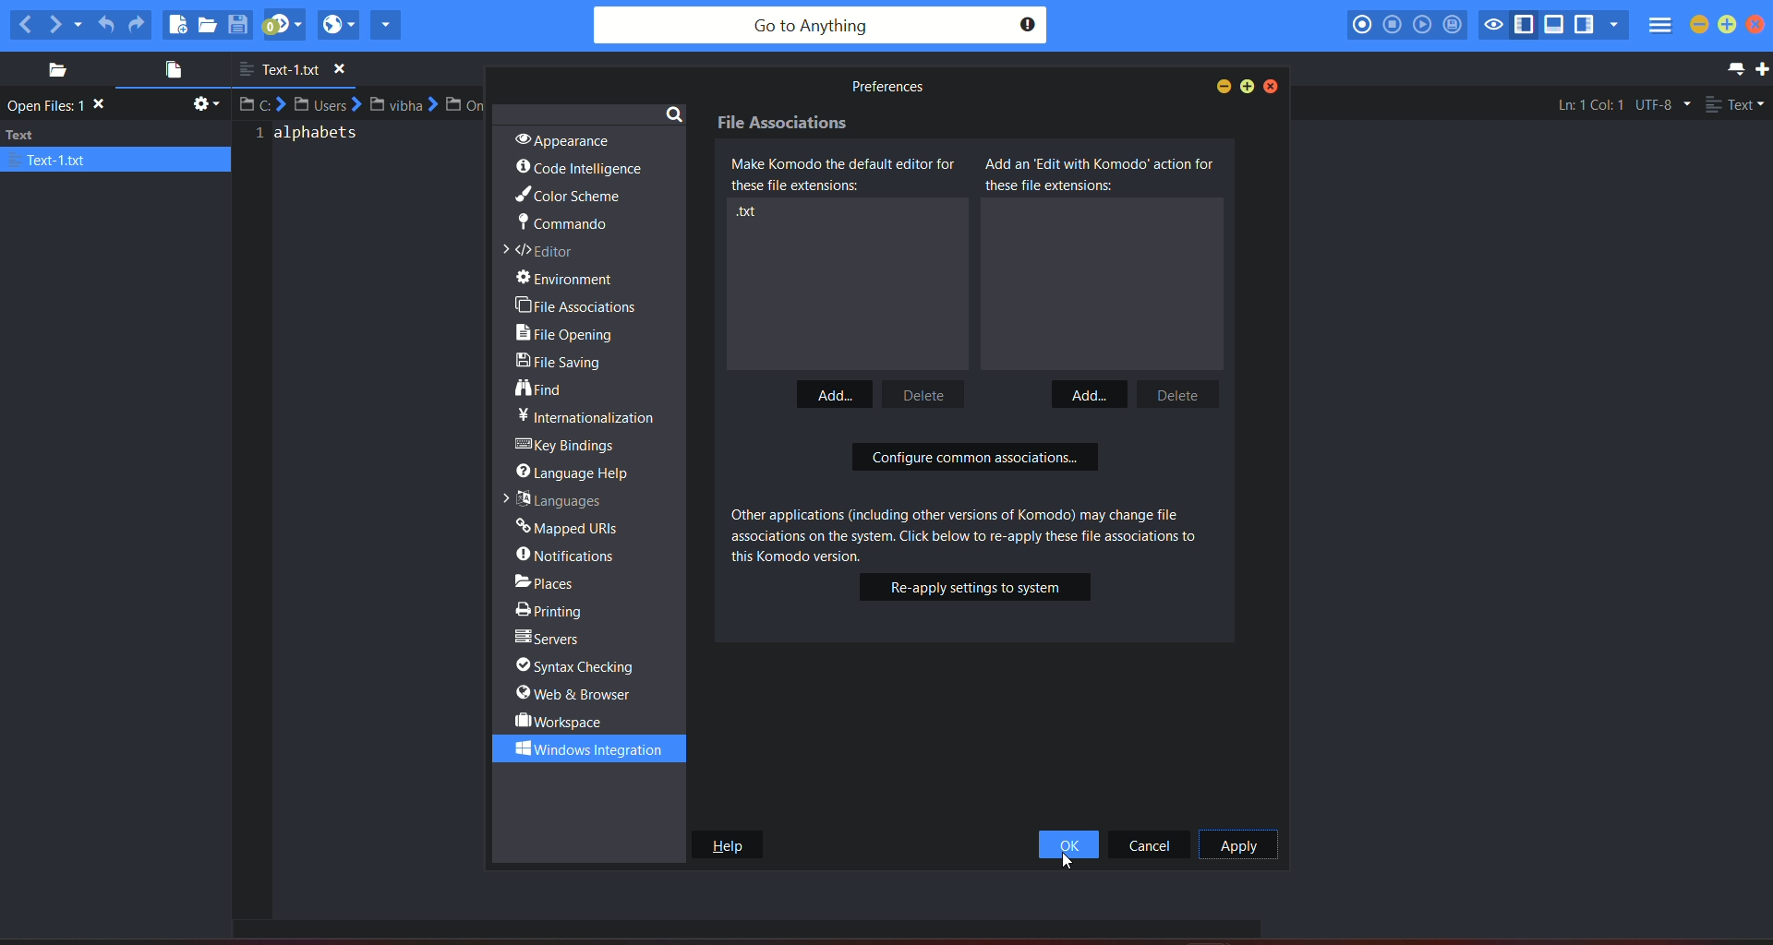 The height and width of the screenshot is (945, 1773). What do you see at coordinates (819, 26) in the screenshot?
I see `search bar` at bounding box center [819, 26].